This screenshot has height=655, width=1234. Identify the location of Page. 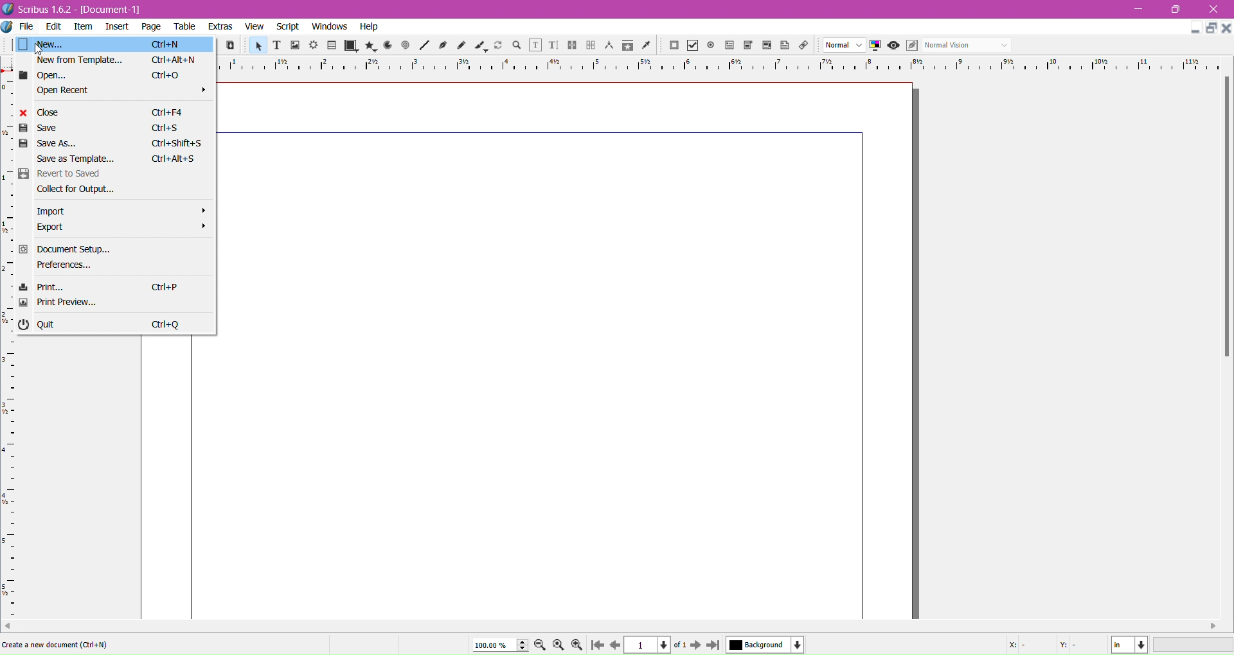
(152, 26).